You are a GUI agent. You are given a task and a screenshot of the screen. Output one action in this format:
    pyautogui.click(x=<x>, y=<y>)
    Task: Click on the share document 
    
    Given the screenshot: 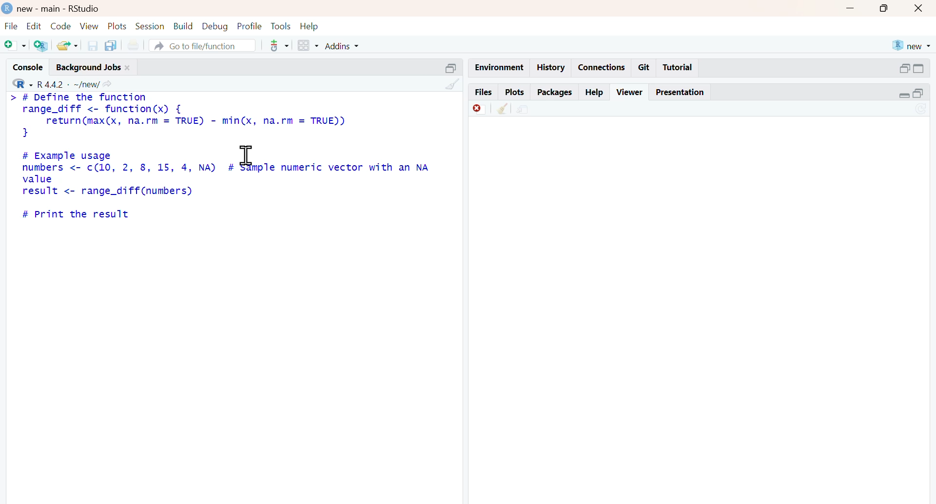 What is the action you would take?
    pyautogui.click(x=523, y=110)
    